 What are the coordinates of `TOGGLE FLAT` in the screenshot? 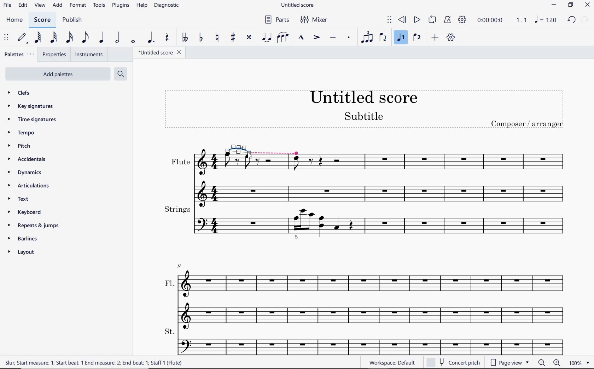 It's located at (200, 39).